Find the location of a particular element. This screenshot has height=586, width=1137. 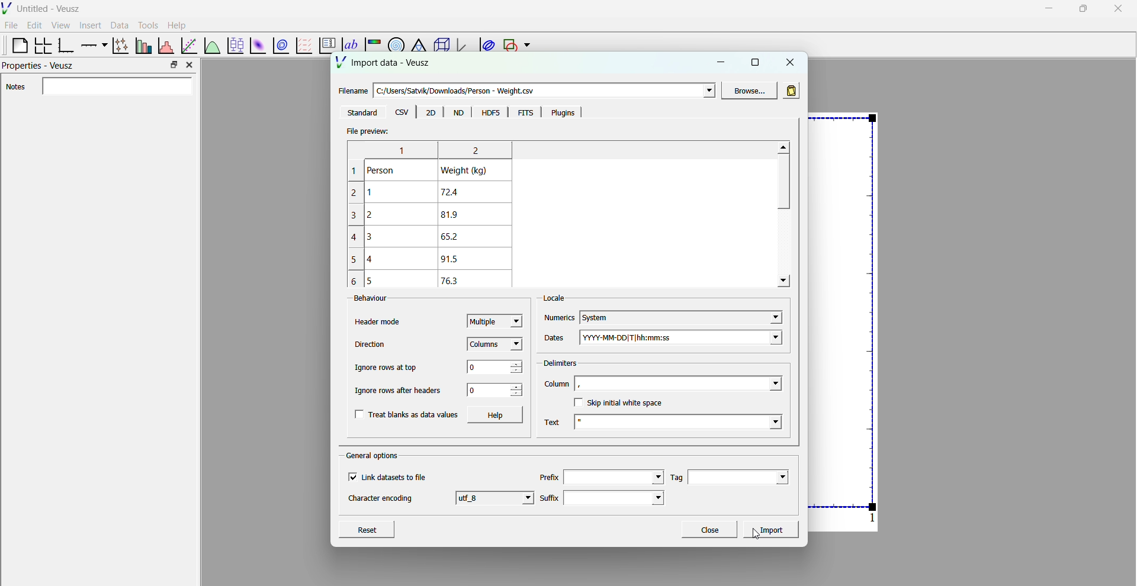

view is located at coordinates (60, 27).